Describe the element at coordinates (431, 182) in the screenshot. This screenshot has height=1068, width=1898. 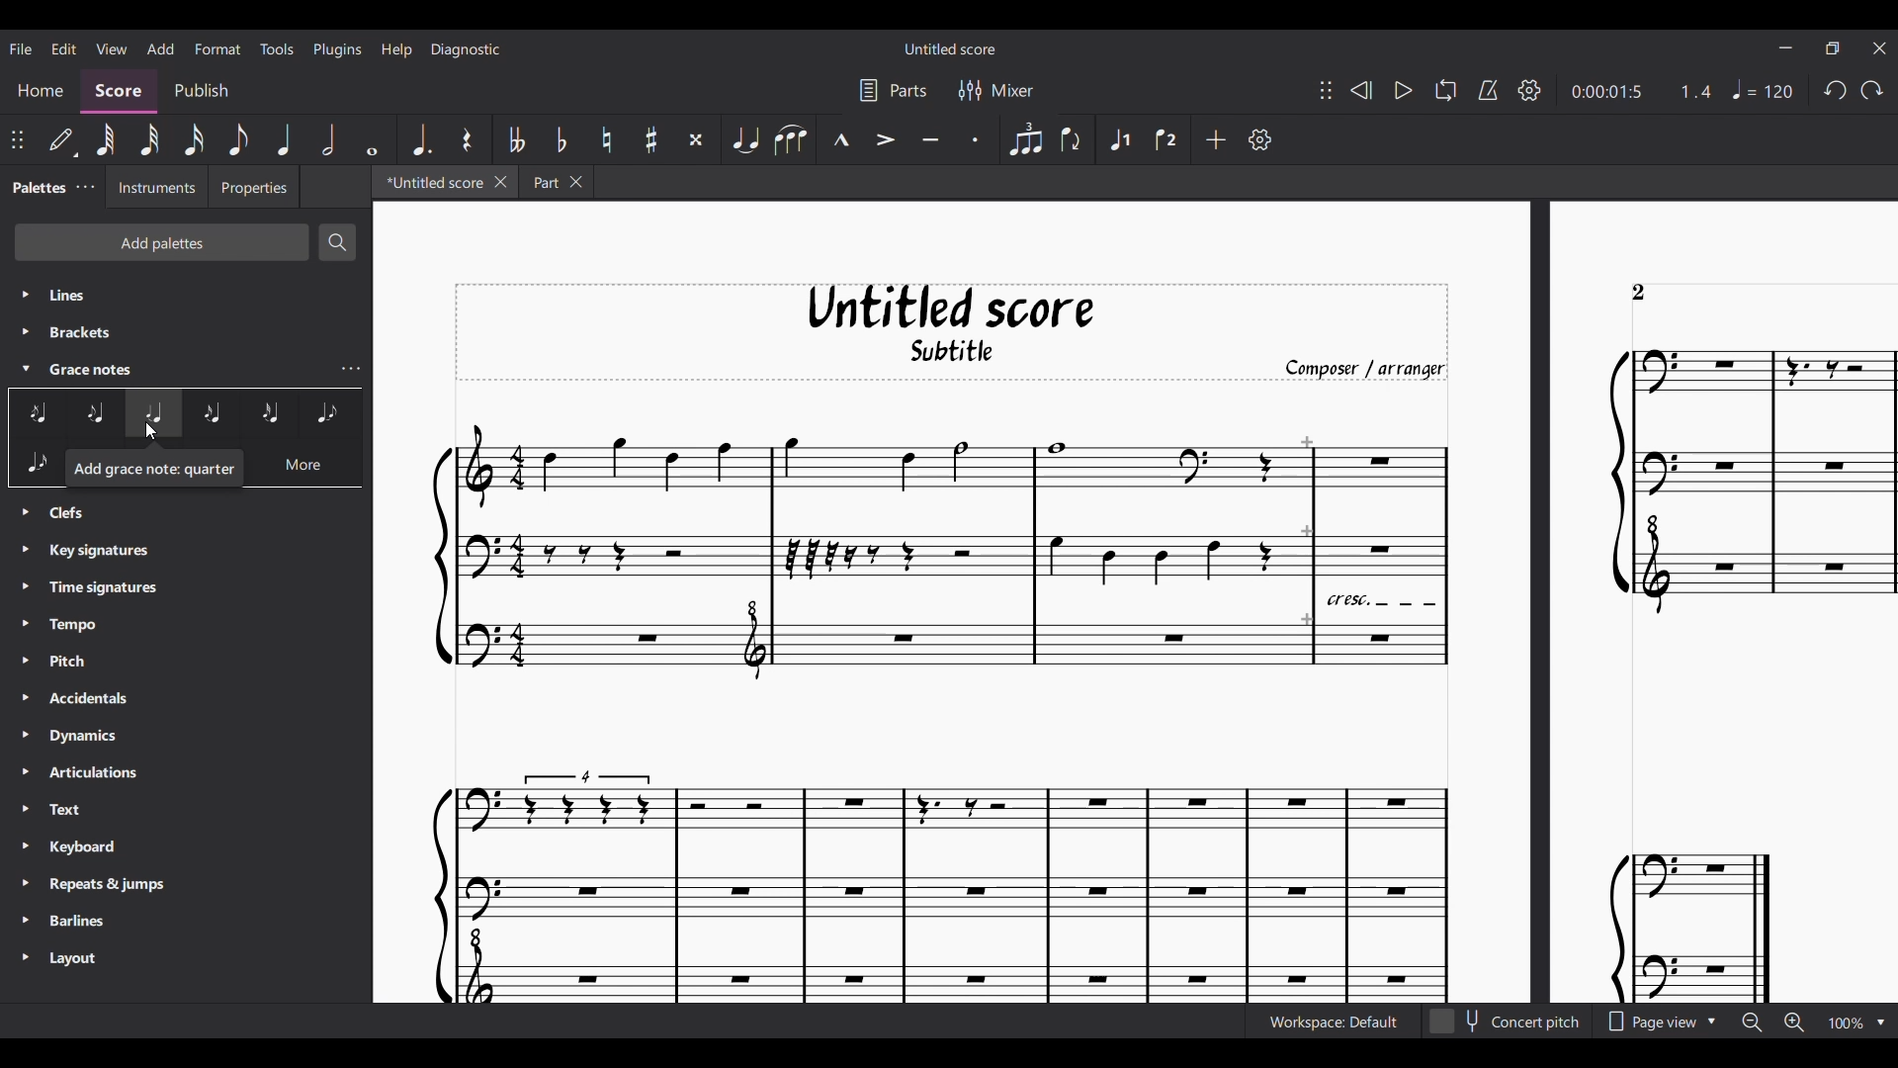
I see `Current tab` at that location.